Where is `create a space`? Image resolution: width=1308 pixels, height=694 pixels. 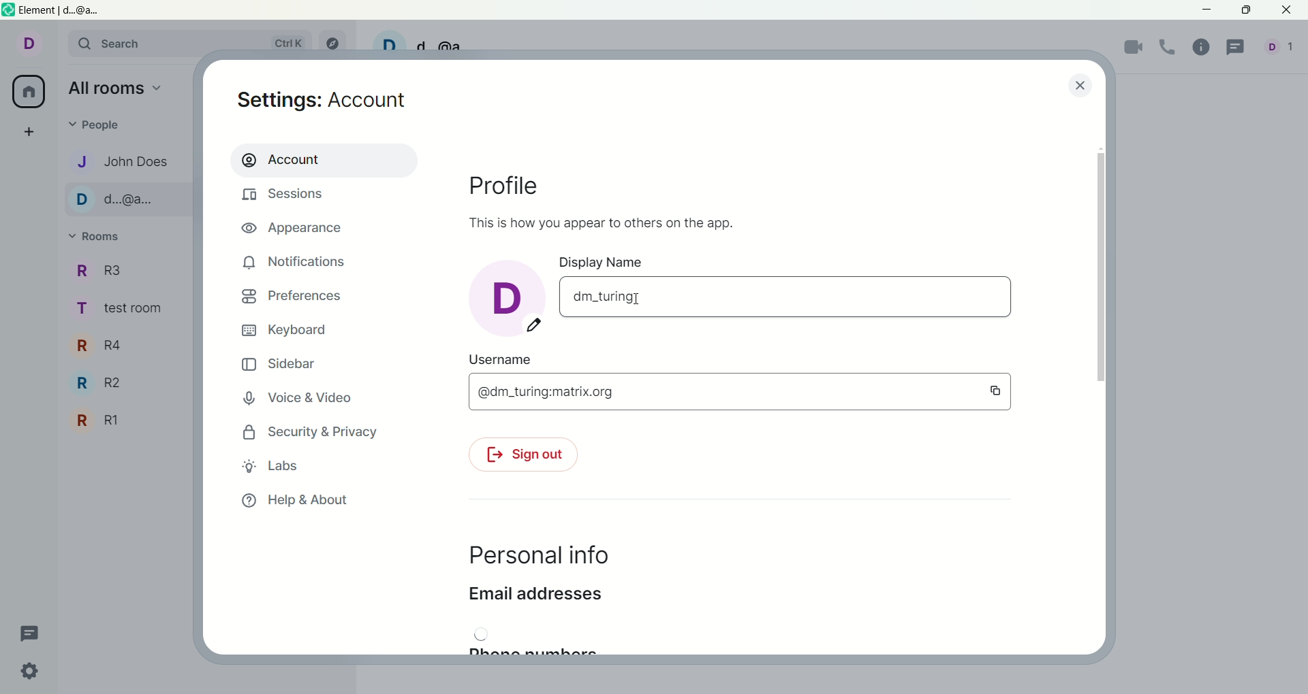
create a space is located at coordinates (33, 133).